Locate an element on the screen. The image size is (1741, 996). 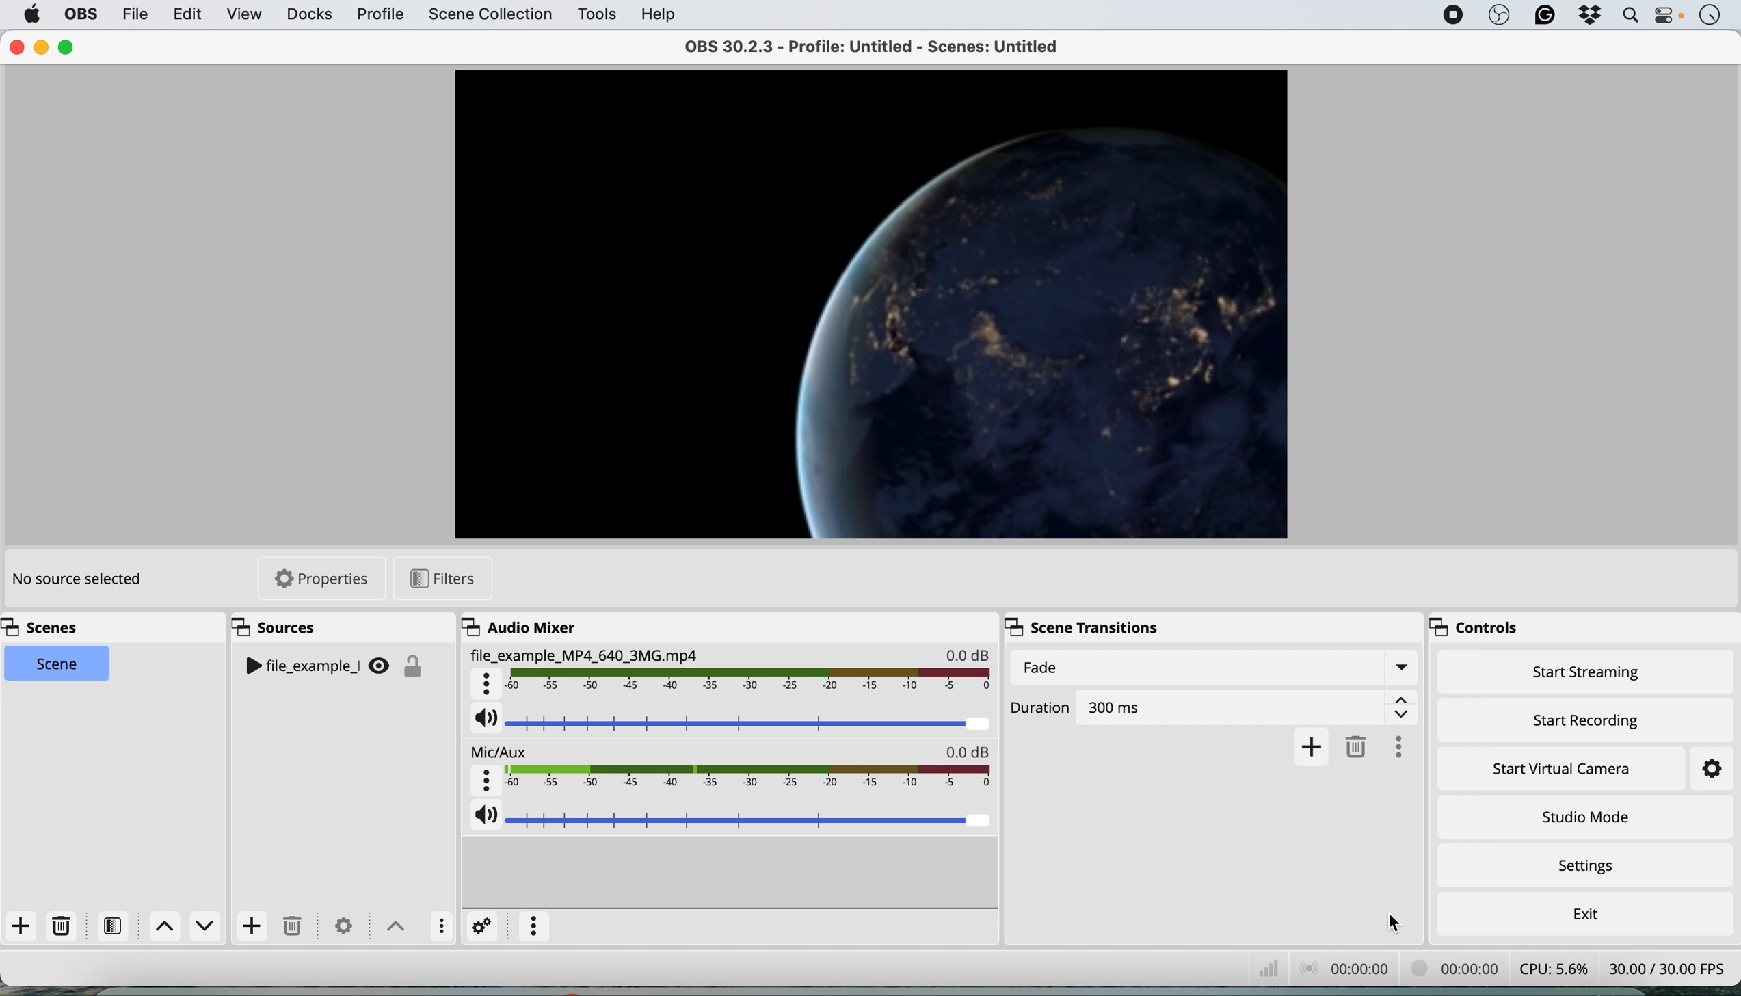
no source selected is located at coordinates (75, 580).